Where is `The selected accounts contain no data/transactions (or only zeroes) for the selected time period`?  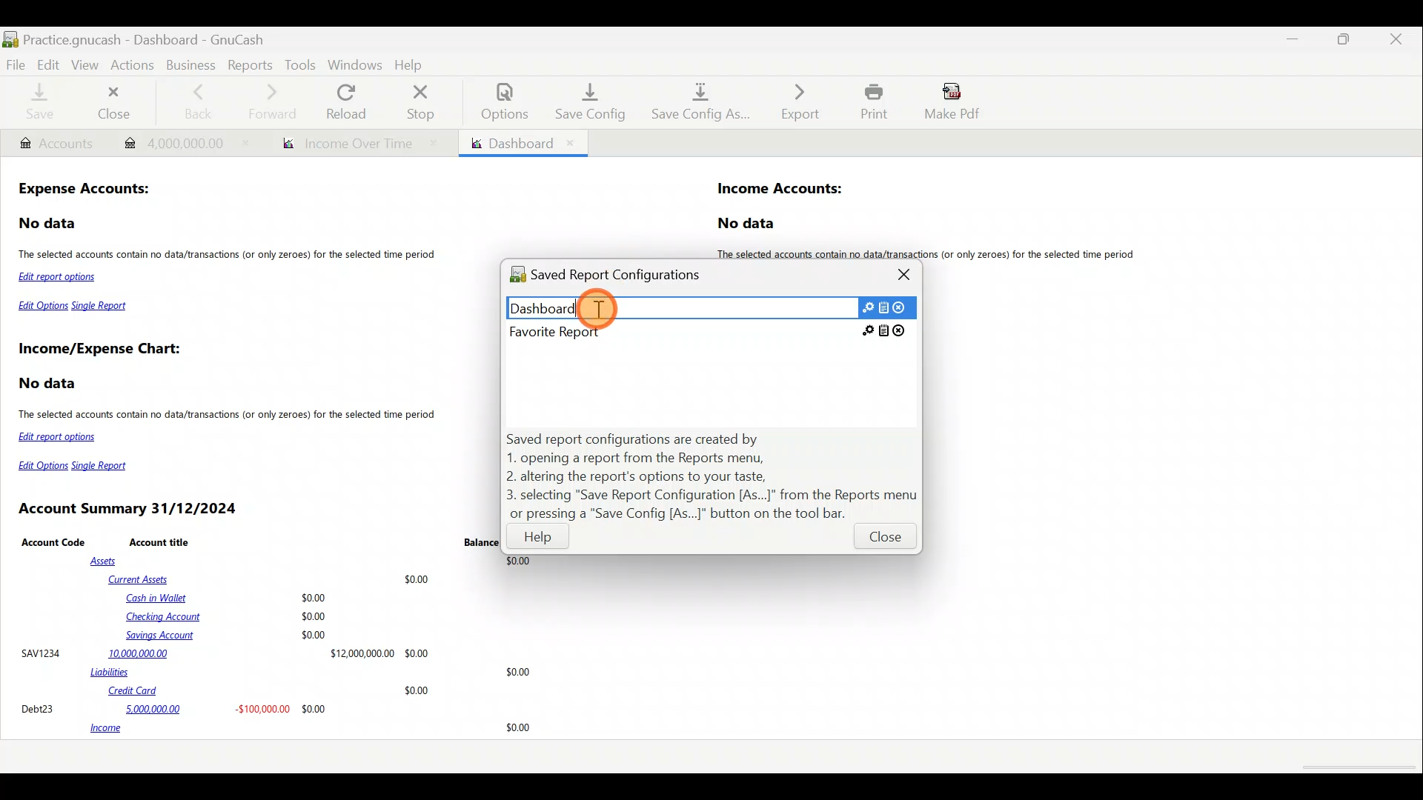
The selected accounts contain no data/transactions (or only zeroes) for the selected time period is located at coordinates (230, 256).